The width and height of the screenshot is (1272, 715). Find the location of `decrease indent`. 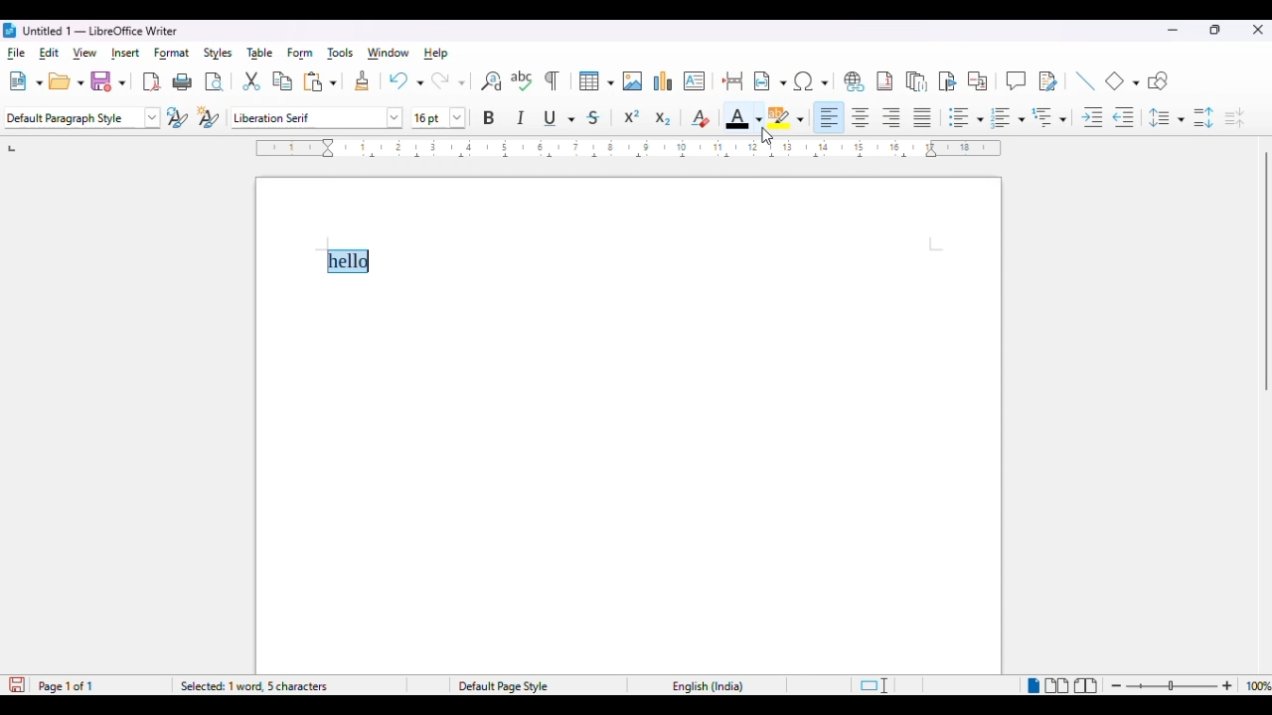

decrease indent is located at coordinates (1125, 118).